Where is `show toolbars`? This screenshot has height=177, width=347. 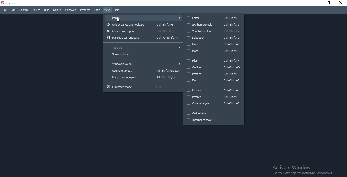
show toolbars is located at coordinates (143, 54).